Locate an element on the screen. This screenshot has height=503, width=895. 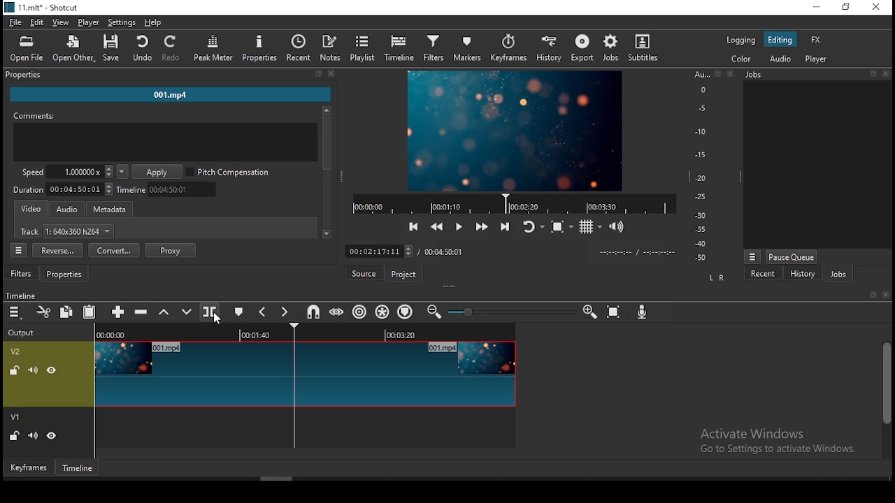
logging is located at coordinates (741, 39).